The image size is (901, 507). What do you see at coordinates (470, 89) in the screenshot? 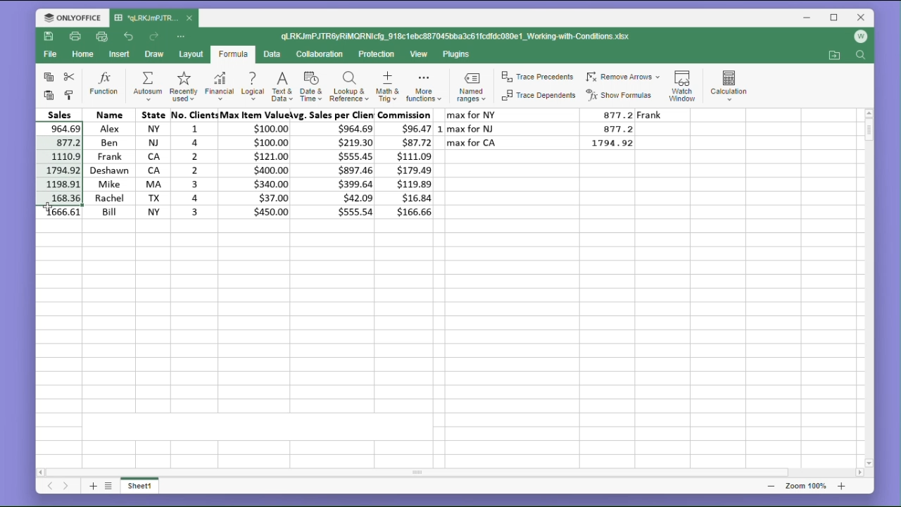
I see `named ranges` at bounding box center [470, 89].